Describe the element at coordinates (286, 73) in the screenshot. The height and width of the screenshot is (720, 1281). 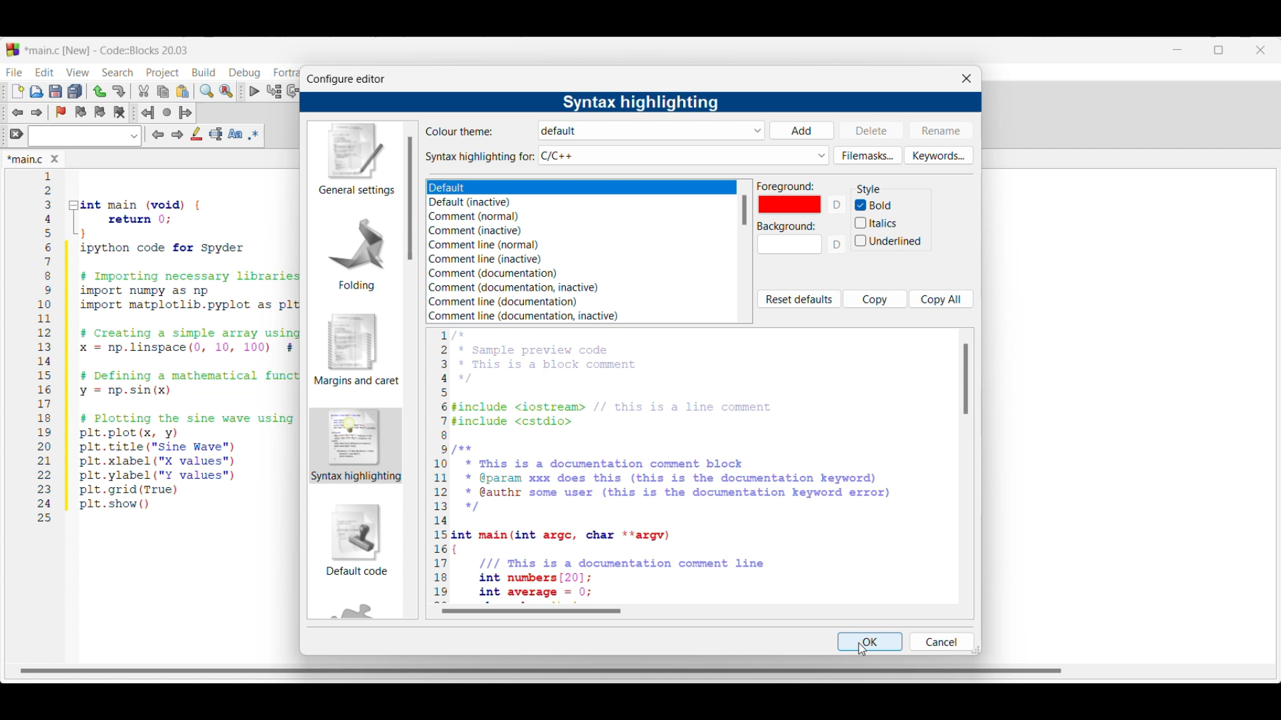
I see `Fortran menu ` at that location.